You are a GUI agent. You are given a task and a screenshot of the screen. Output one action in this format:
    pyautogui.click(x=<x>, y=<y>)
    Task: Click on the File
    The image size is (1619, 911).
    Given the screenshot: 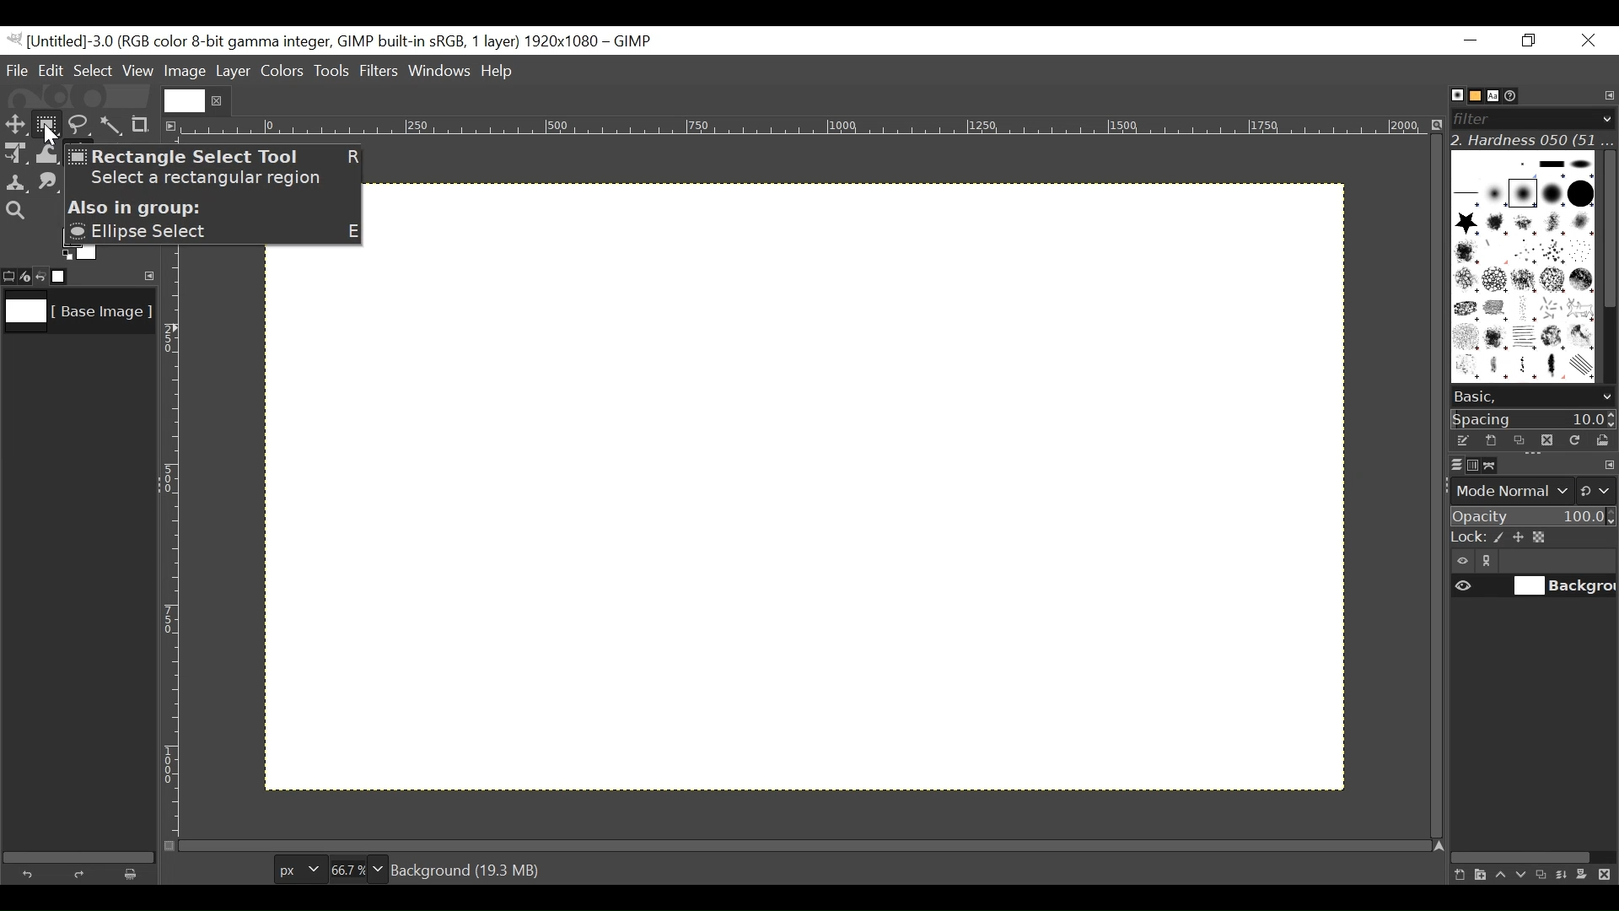 What is the action you would take?
    pyautogui.click(x=19, y=70)
    